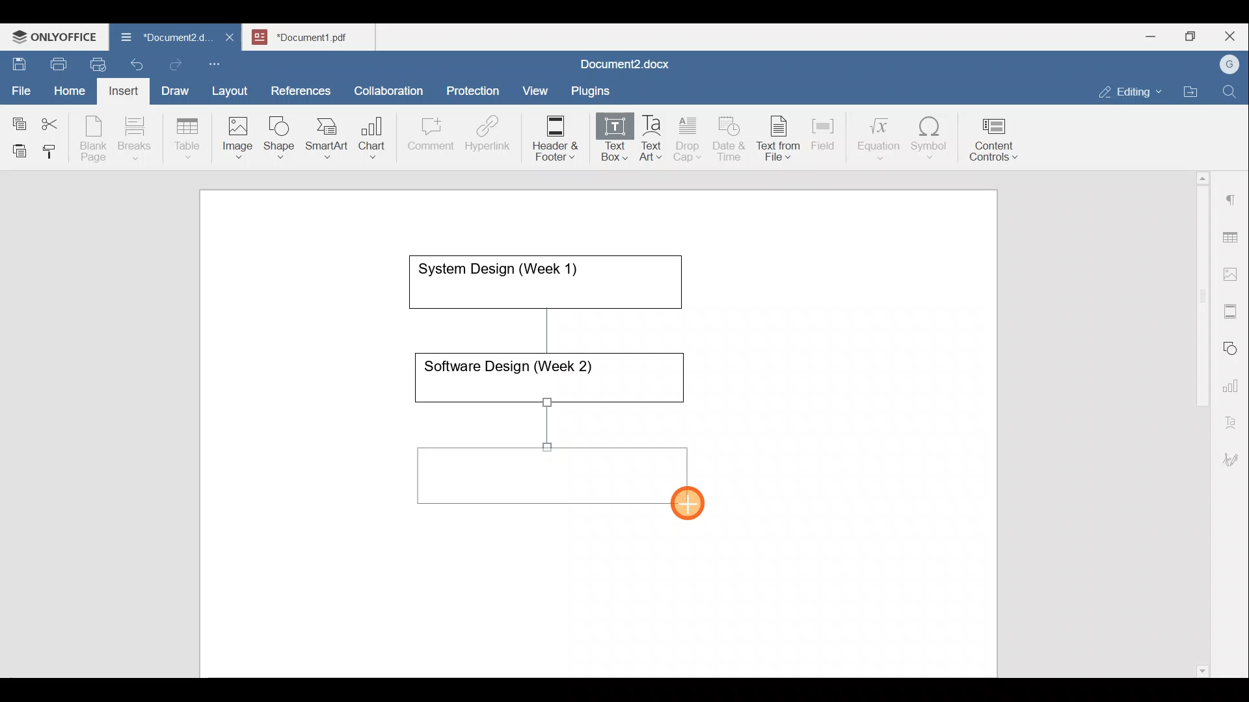 The width and height of the screenshot is (1249, 702). Describe the element at coordinates (120, 88) in the screenshot. I see `Insert` at that location.